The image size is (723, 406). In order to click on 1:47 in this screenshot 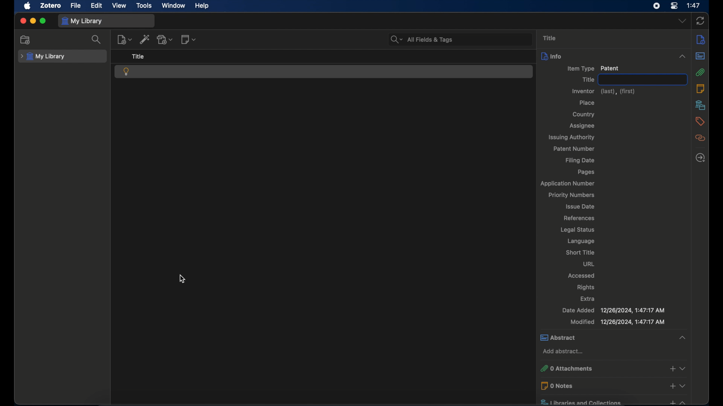, I will do `click(694, 5)`.